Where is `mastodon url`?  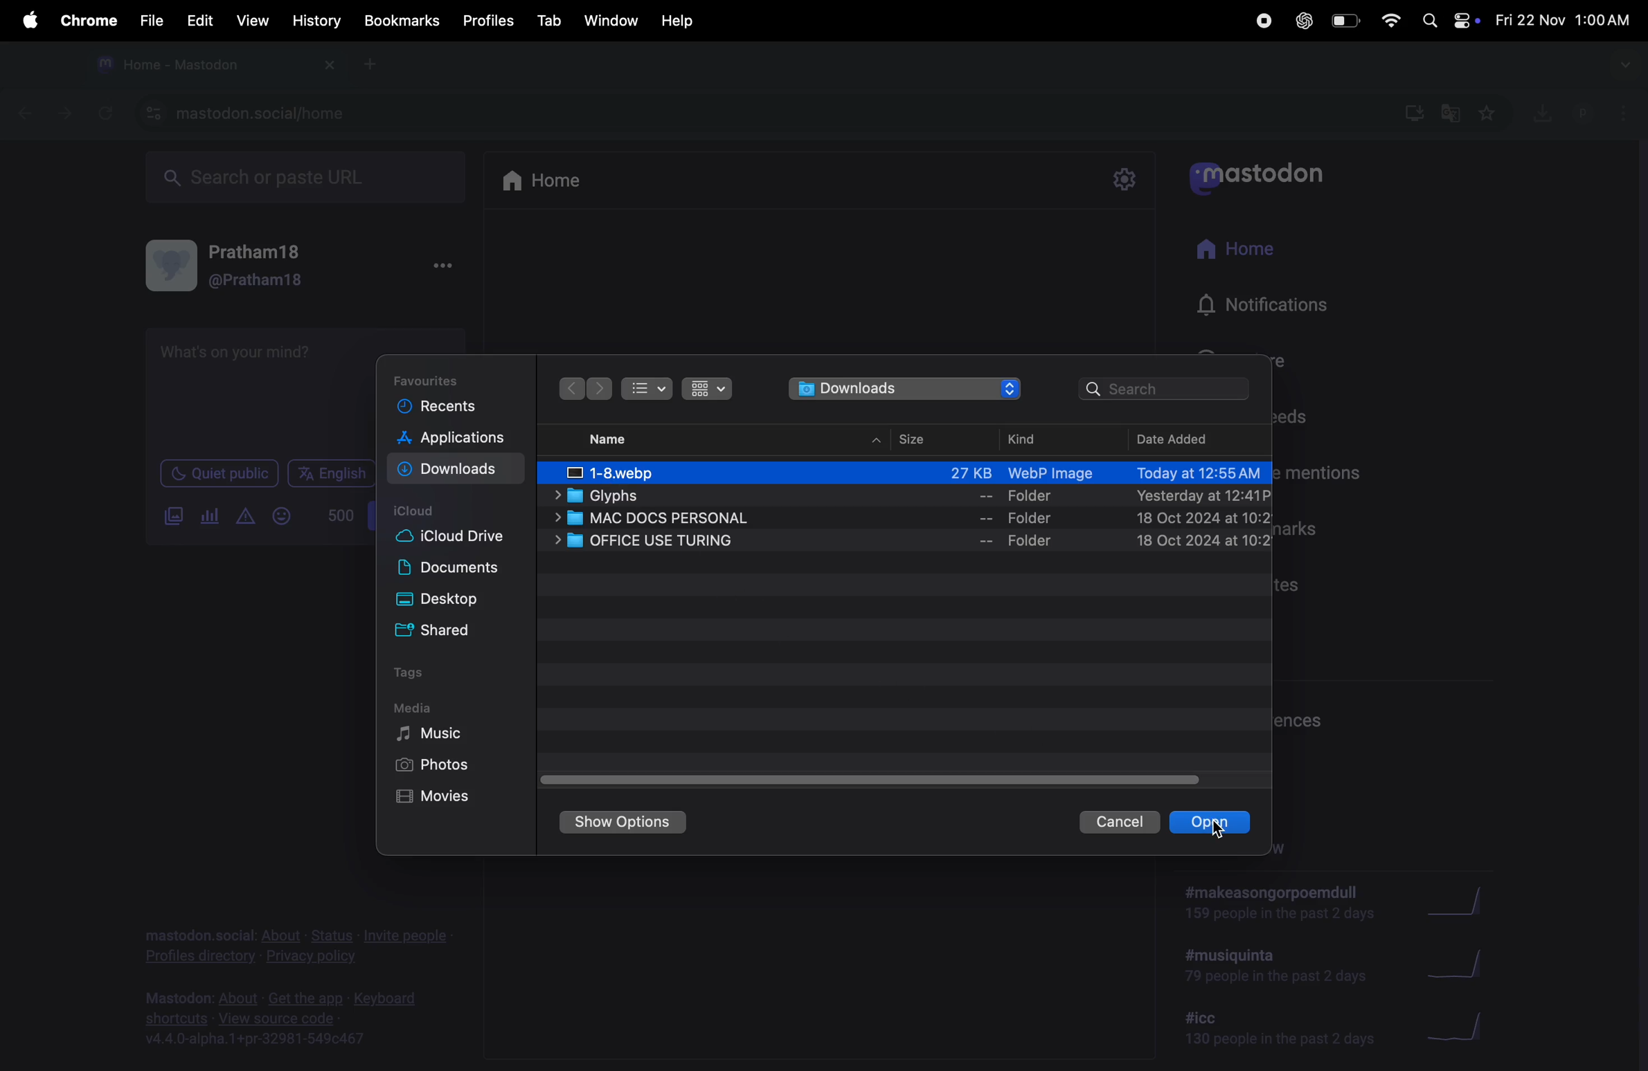 mastodon url is located at coordinates (289, 114).